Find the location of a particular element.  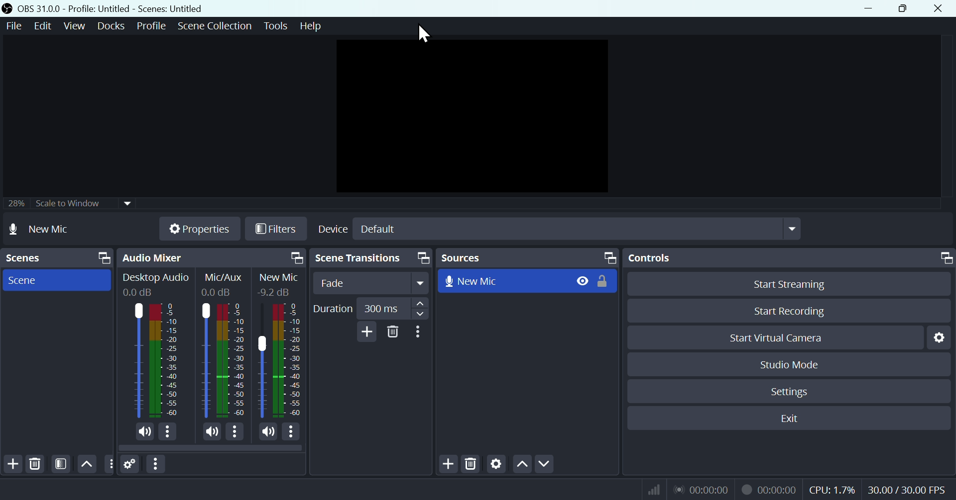

Controls is located at coordinates (791, 258).